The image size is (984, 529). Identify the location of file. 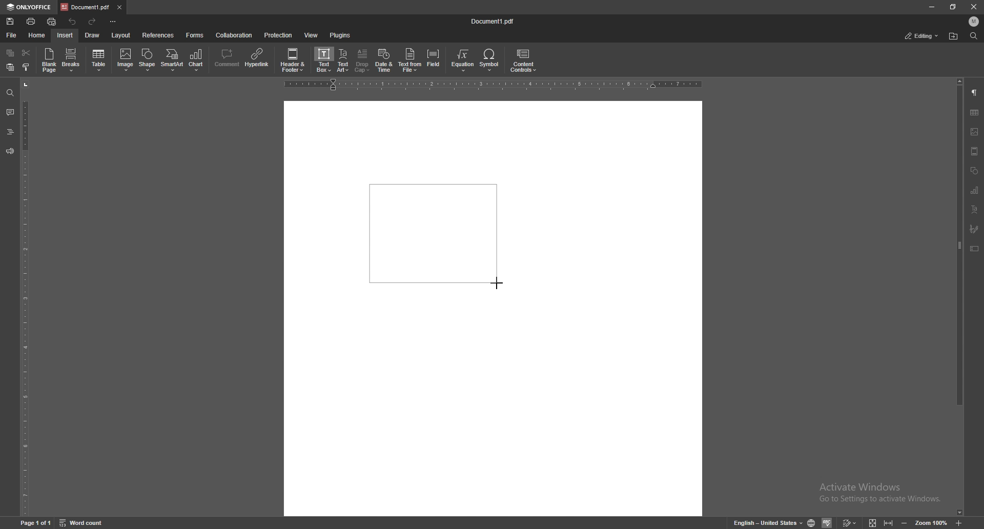
(11, 35).